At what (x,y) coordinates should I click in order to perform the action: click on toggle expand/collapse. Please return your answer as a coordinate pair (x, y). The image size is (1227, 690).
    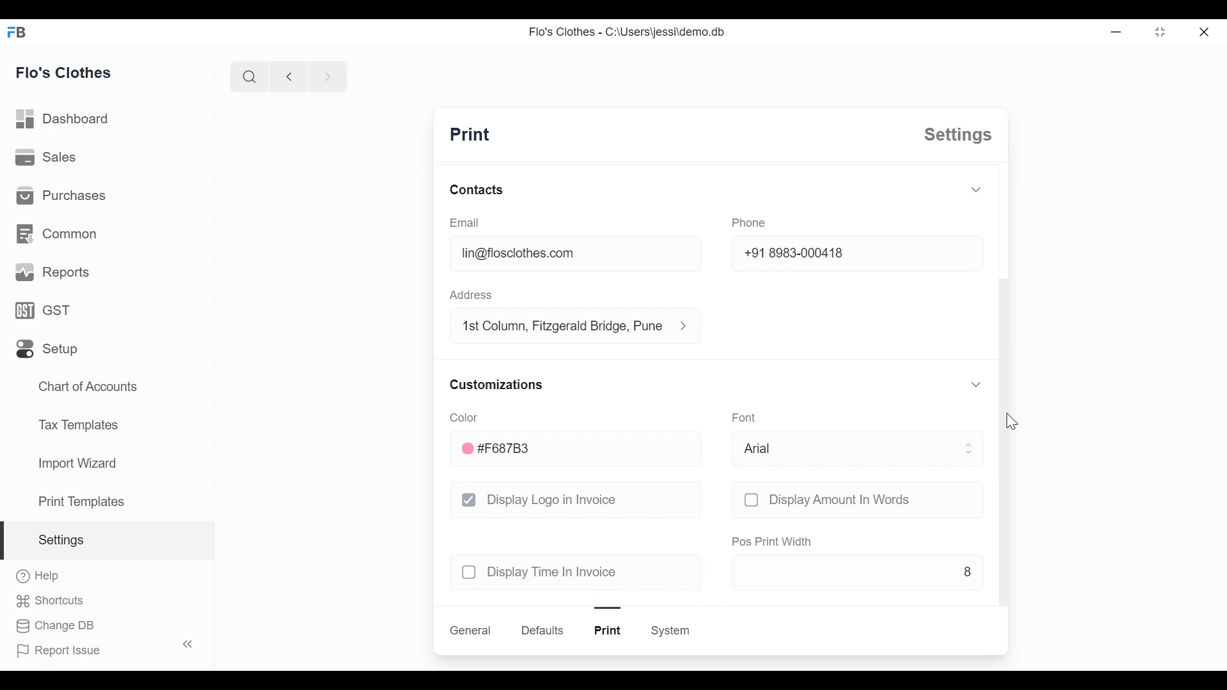
    Looking at the image, I should click on (976, 189).